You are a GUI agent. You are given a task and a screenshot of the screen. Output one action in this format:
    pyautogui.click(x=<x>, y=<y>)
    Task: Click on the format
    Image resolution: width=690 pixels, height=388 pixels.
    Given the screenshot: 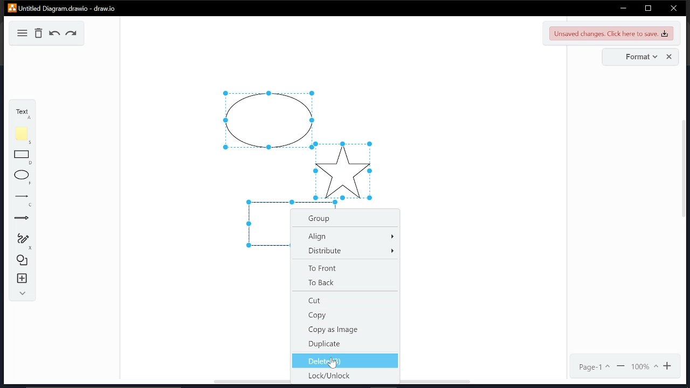 What is the action you would take?
    pyautogui.click(x=639, y=57)
    